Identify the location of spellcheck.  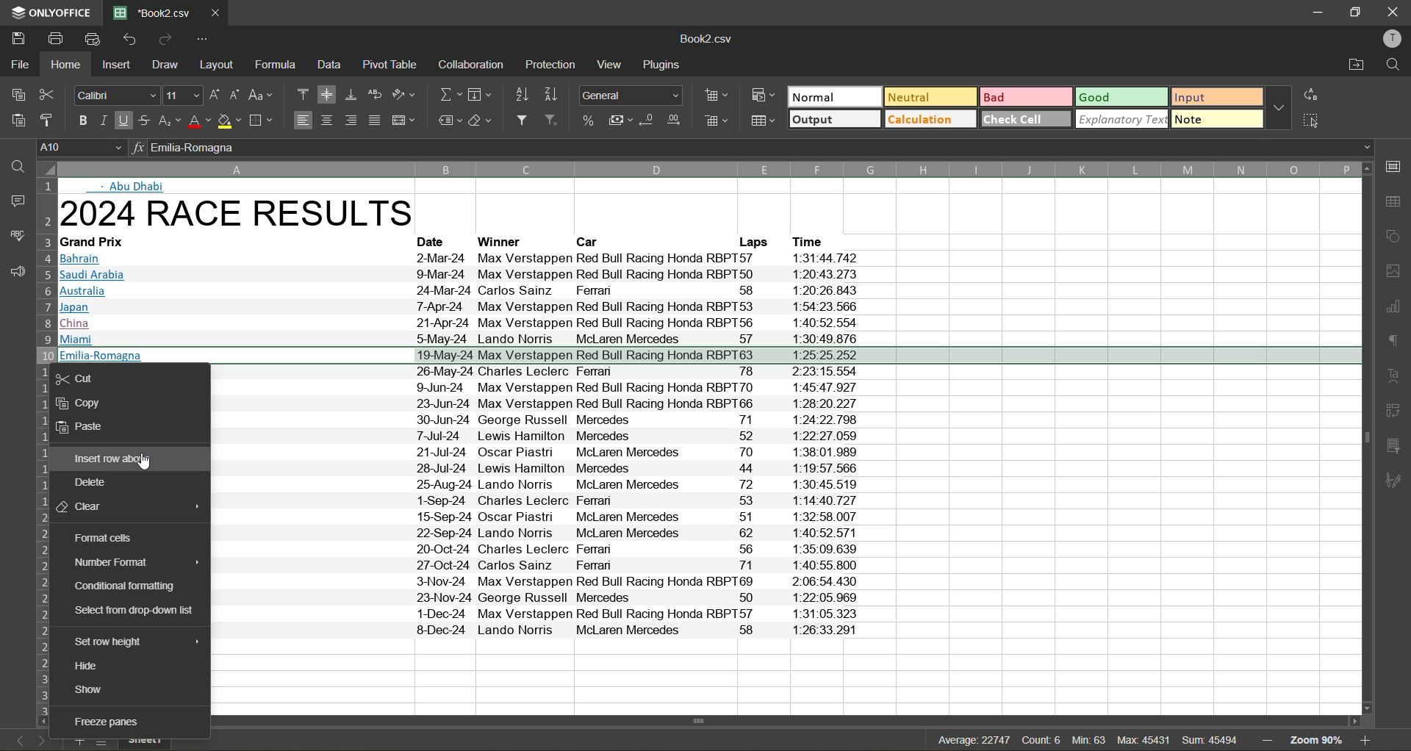
(14, 237).